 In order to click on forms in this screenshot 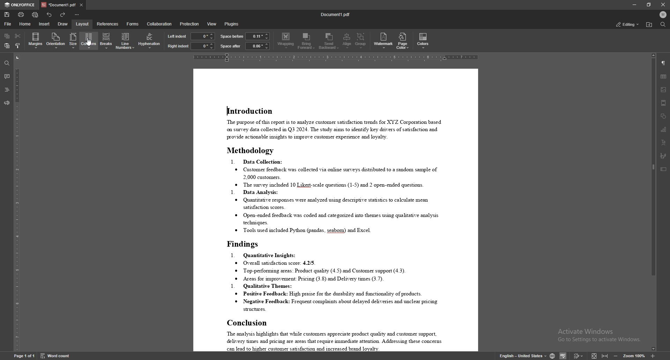, I will do `click(133, 24)`.